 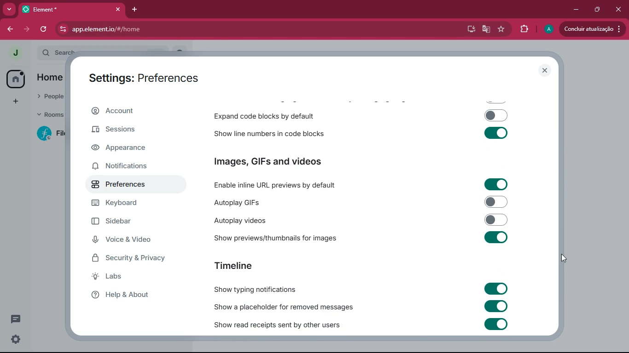 What do you see at coordinates (496, 133) in the screenshot?
I see `toggle on/off` at bounding box center [496, 133].